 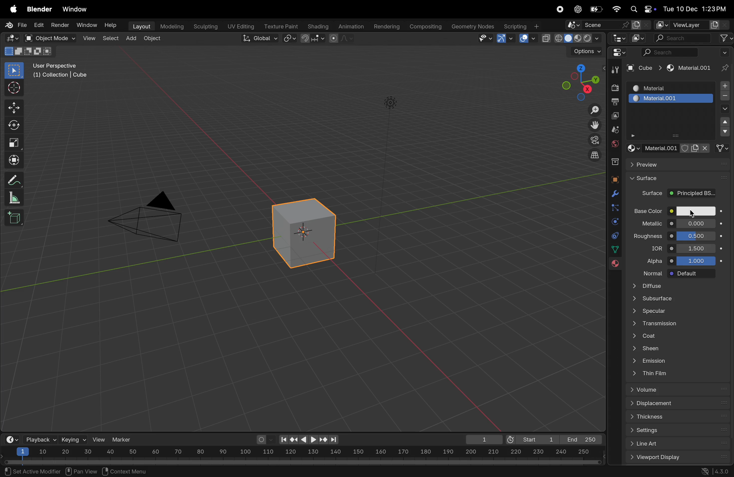 I want to click on settings, so click(x=680, y=431).